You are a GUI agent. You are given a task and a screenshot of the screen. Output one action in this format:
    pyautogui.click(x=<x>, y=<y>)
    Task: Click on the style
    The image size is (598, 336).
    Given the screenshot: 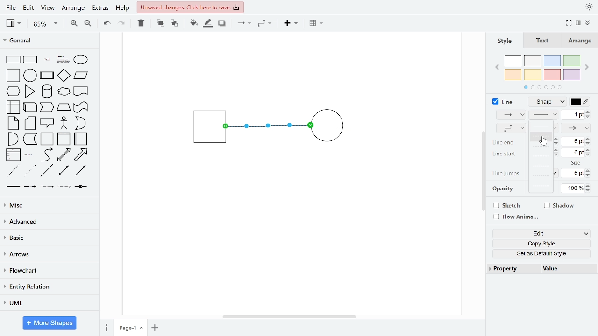 What is the action you would take?
    pyautogui.click(x=505, y=42)
    